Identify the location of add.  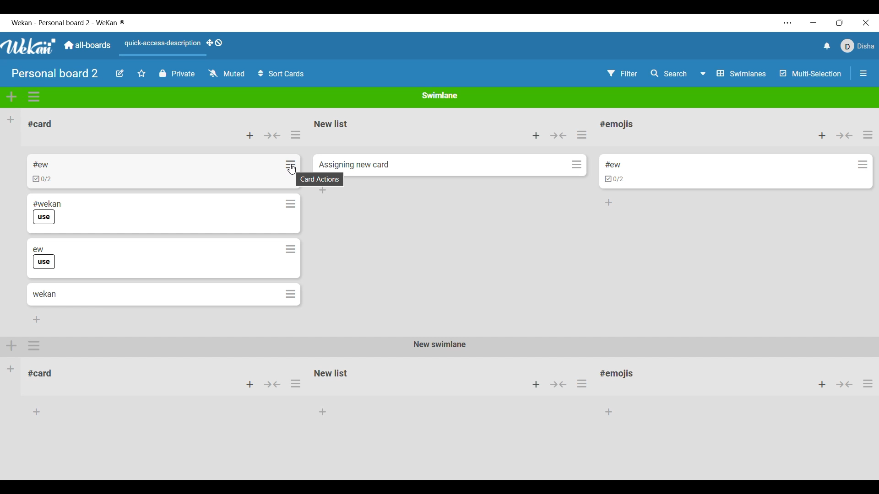
(250, 385).